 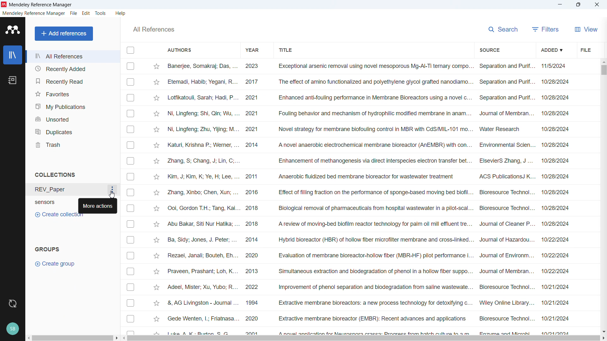 What do you see at coordinates (131, 161) in the screenshot?
I see `Select respective publication` at bounding box center [131, 161].